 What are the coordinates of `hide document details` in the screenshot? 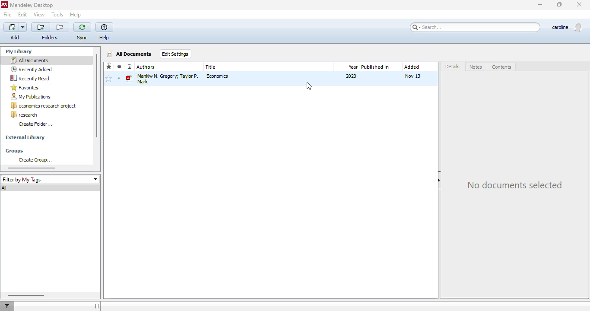 It's located at (440, 180).